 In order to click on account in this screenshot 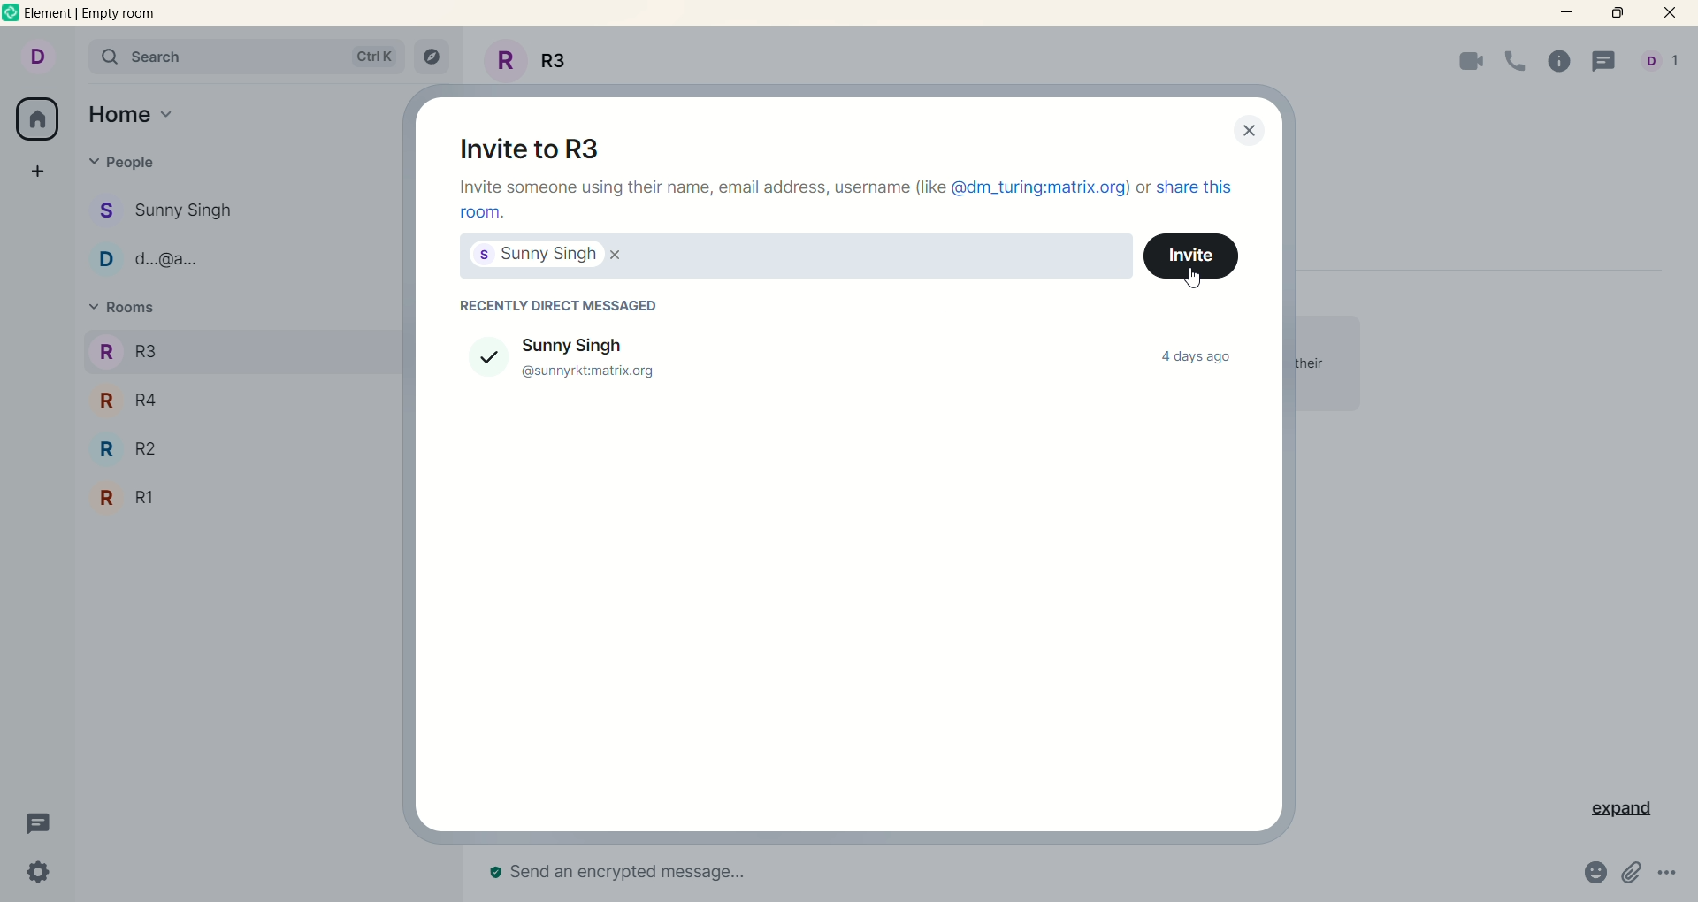, I will do `click(34, 56)`.